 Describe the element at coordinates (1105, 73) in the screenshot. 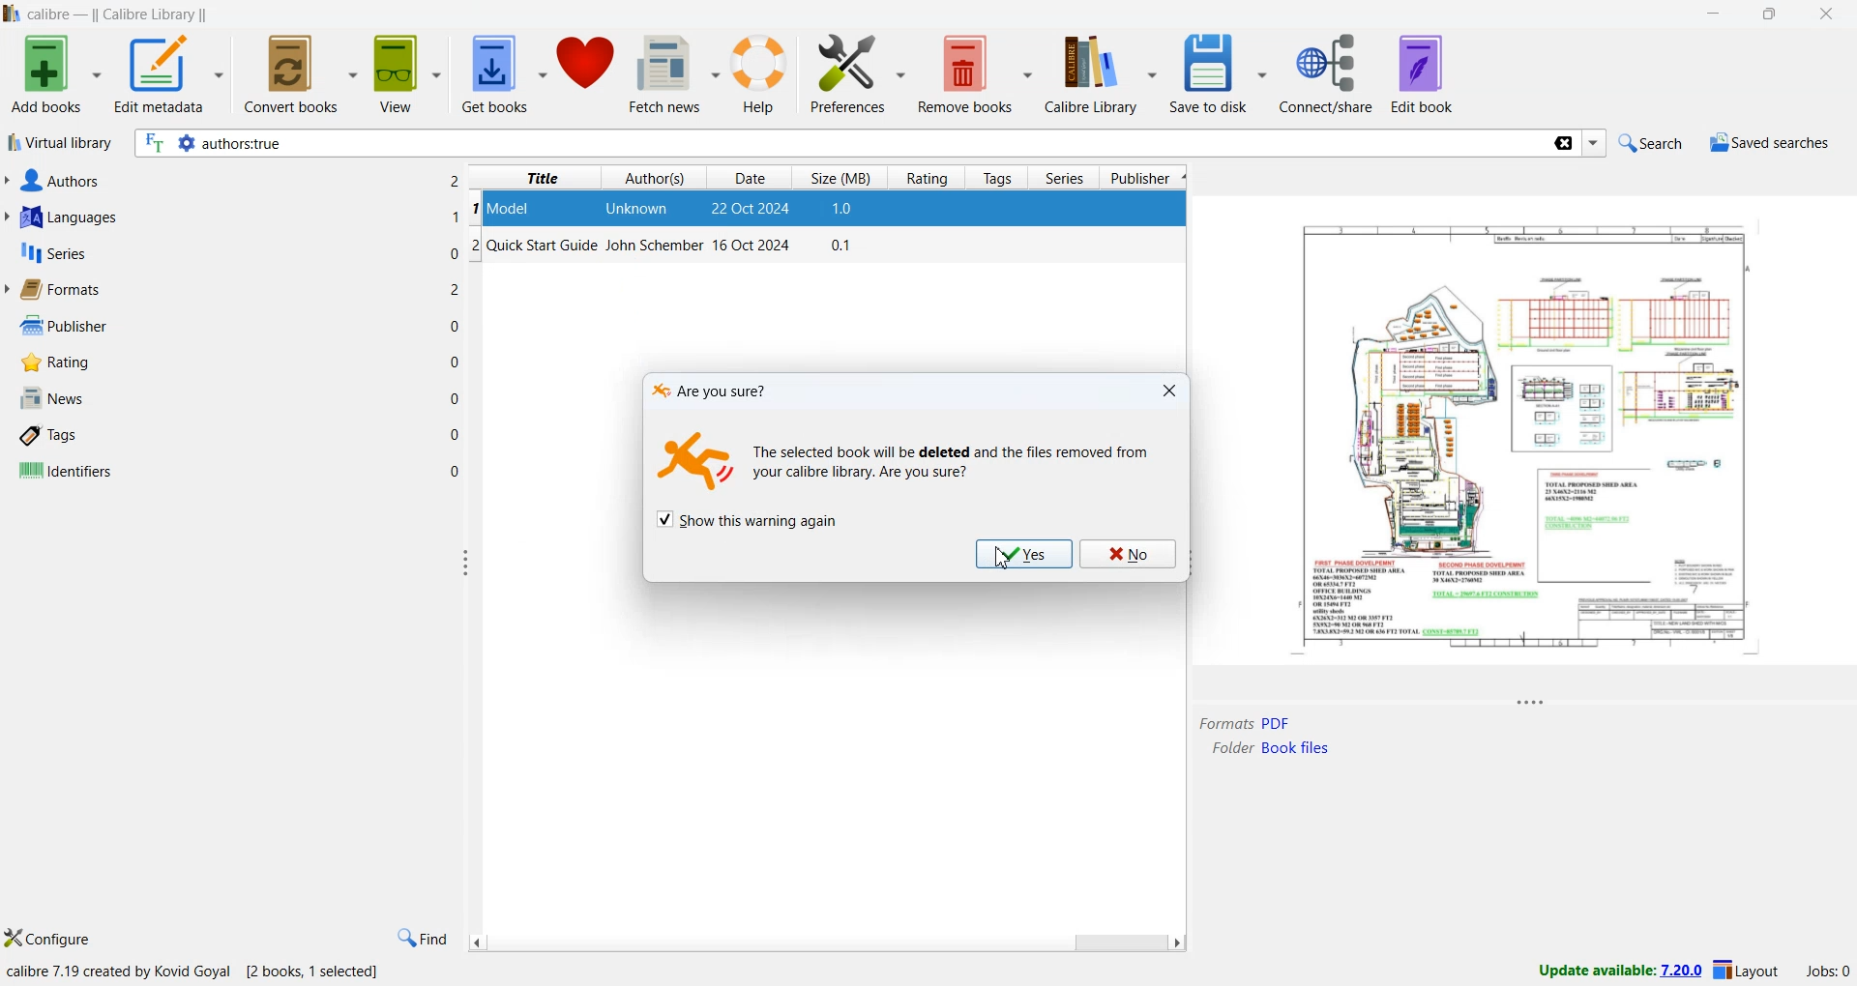

I see `calibre library` at that location.